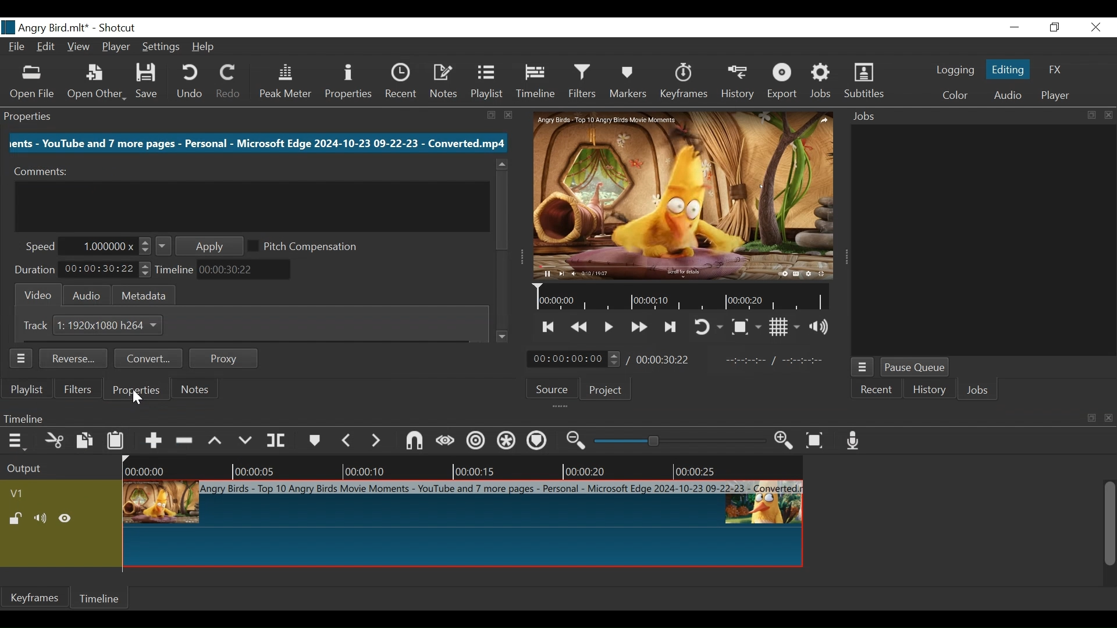  Describe the element at coordinates (978, 117) in the screenshot. I see `Jobs Panel` at that location.